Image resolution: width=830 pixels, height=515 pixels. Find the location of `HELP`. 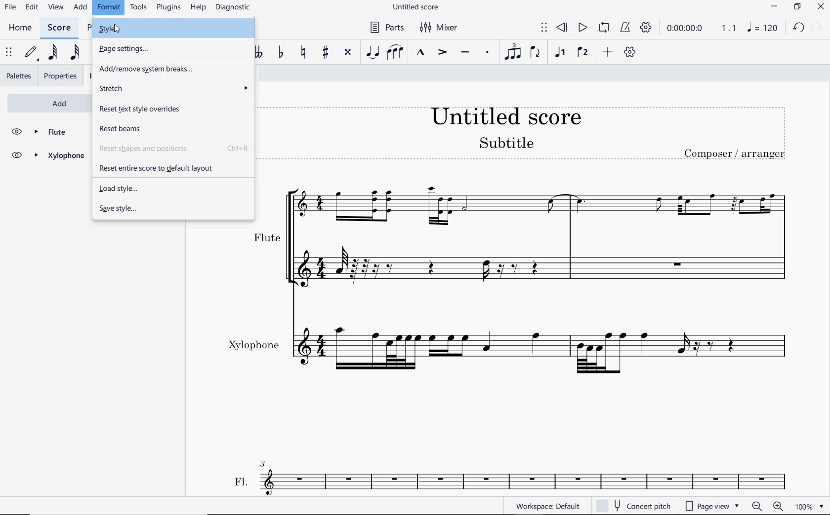

HELP is located at coordinates (198, 8).